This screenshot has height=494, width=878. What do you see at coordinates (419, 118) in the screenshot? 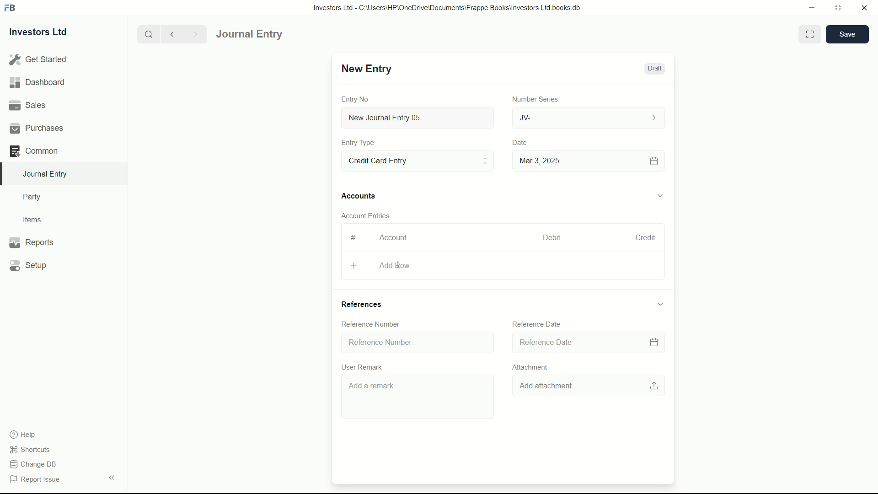
I see `New Journal Entry 05` at bounding box center [419, 118].